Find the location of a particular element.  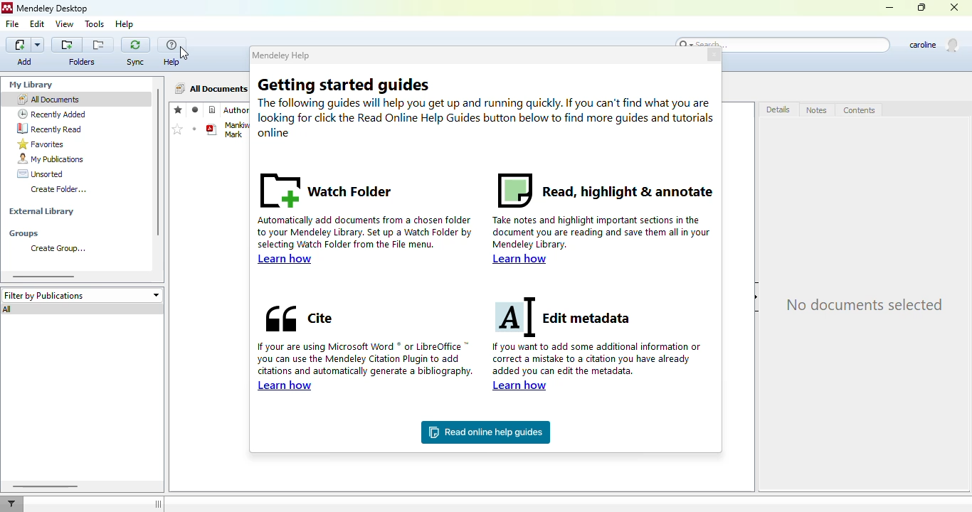

help is located at coordinates (172, 53).